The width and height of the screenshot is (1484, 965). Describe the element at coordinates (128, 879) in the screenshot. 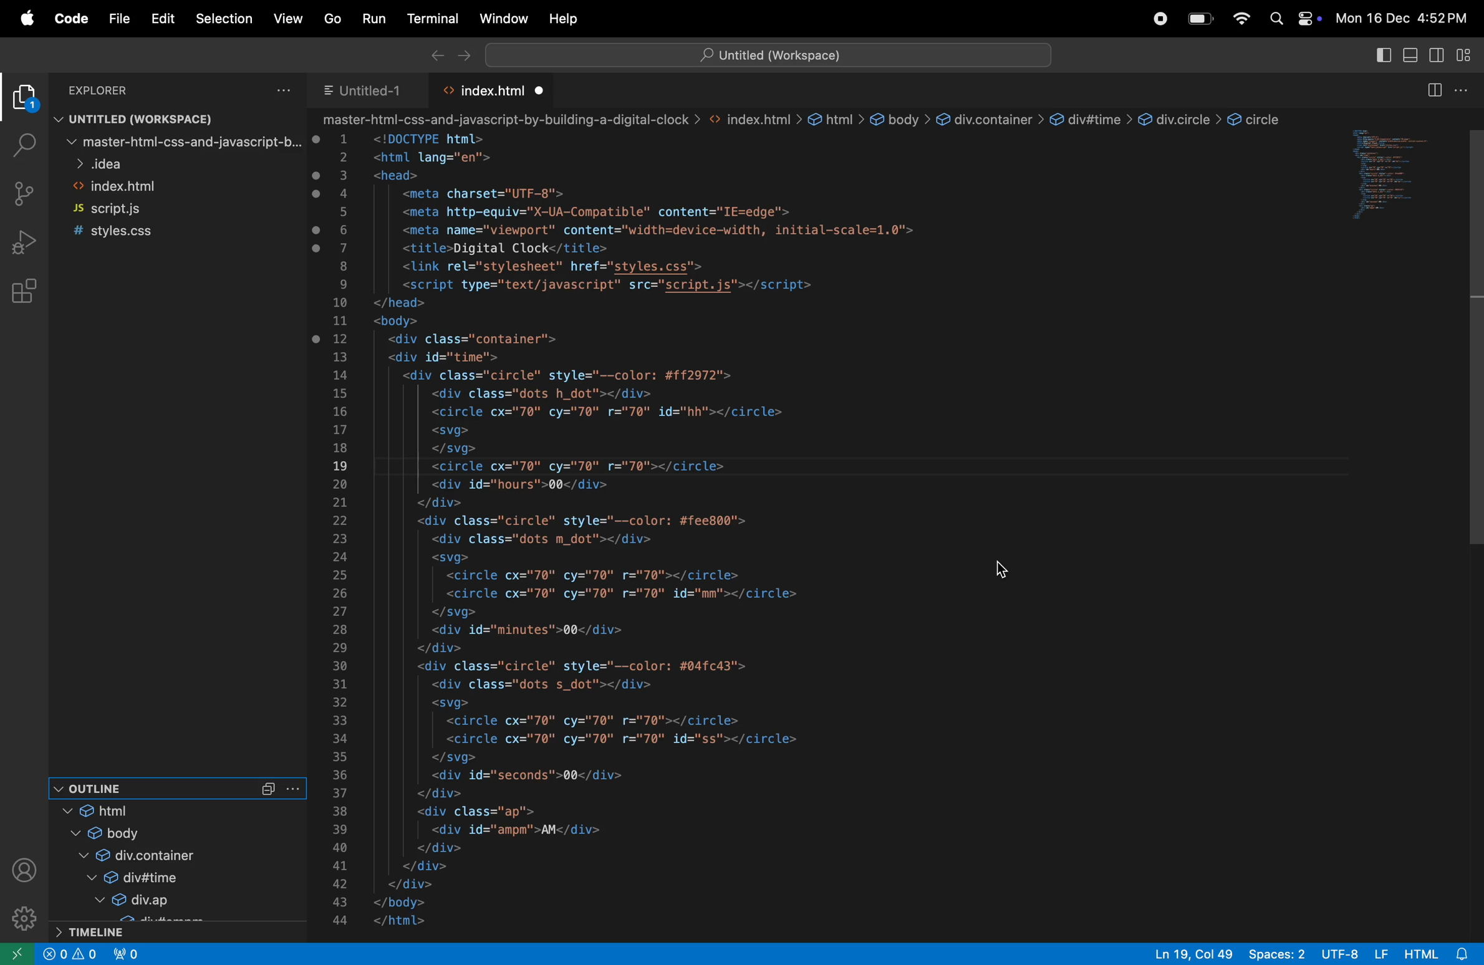

I see `div time` at that location.